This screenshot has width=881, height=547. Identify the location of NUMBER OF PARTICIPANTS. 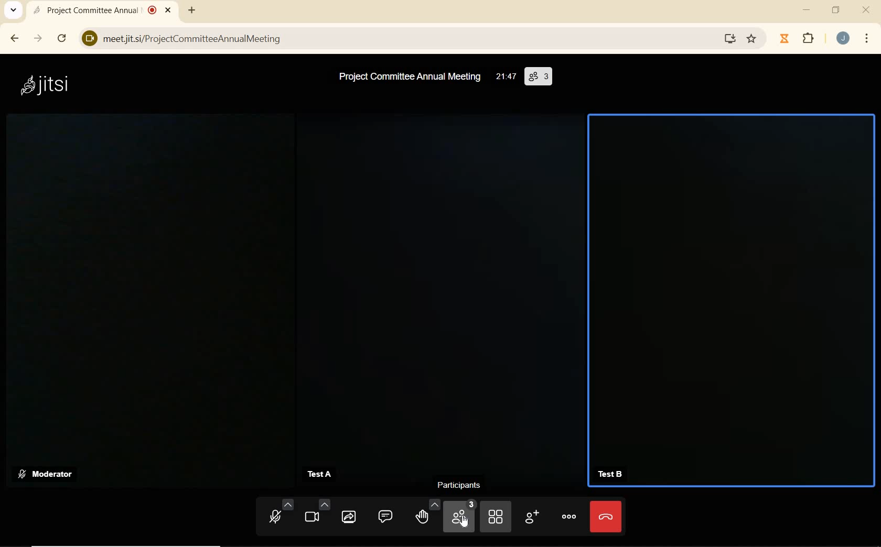
(539, 77).